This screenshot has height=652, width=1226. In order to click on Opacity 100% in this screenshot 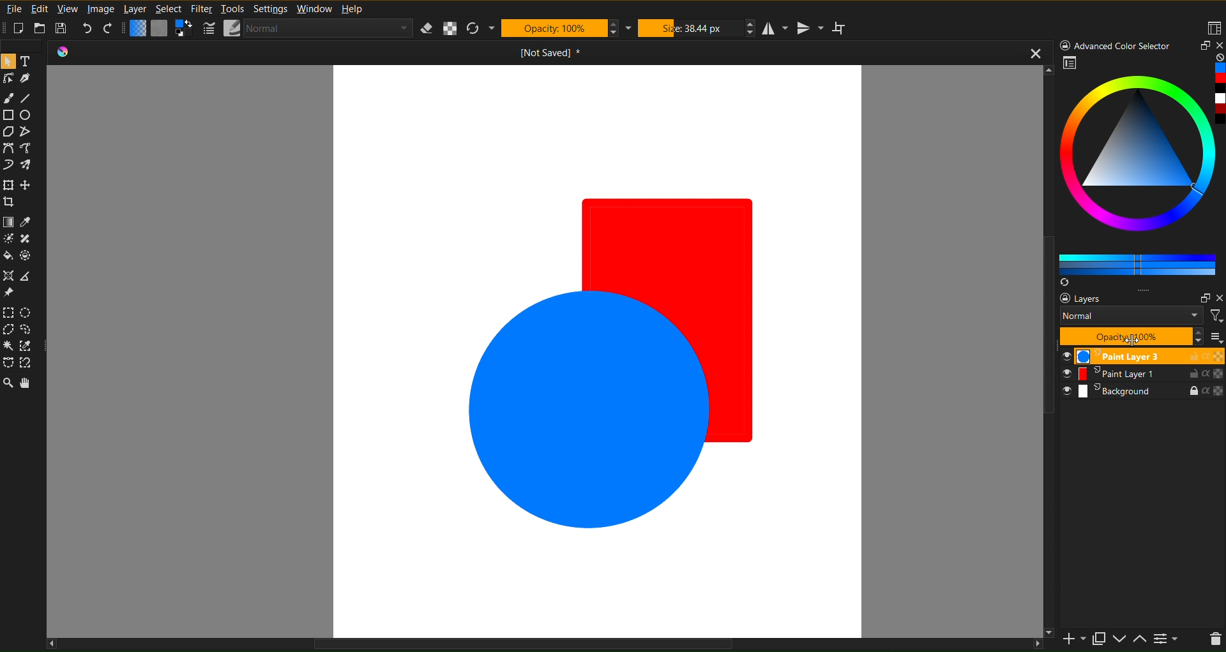, I will do `click(1130, 336)`.